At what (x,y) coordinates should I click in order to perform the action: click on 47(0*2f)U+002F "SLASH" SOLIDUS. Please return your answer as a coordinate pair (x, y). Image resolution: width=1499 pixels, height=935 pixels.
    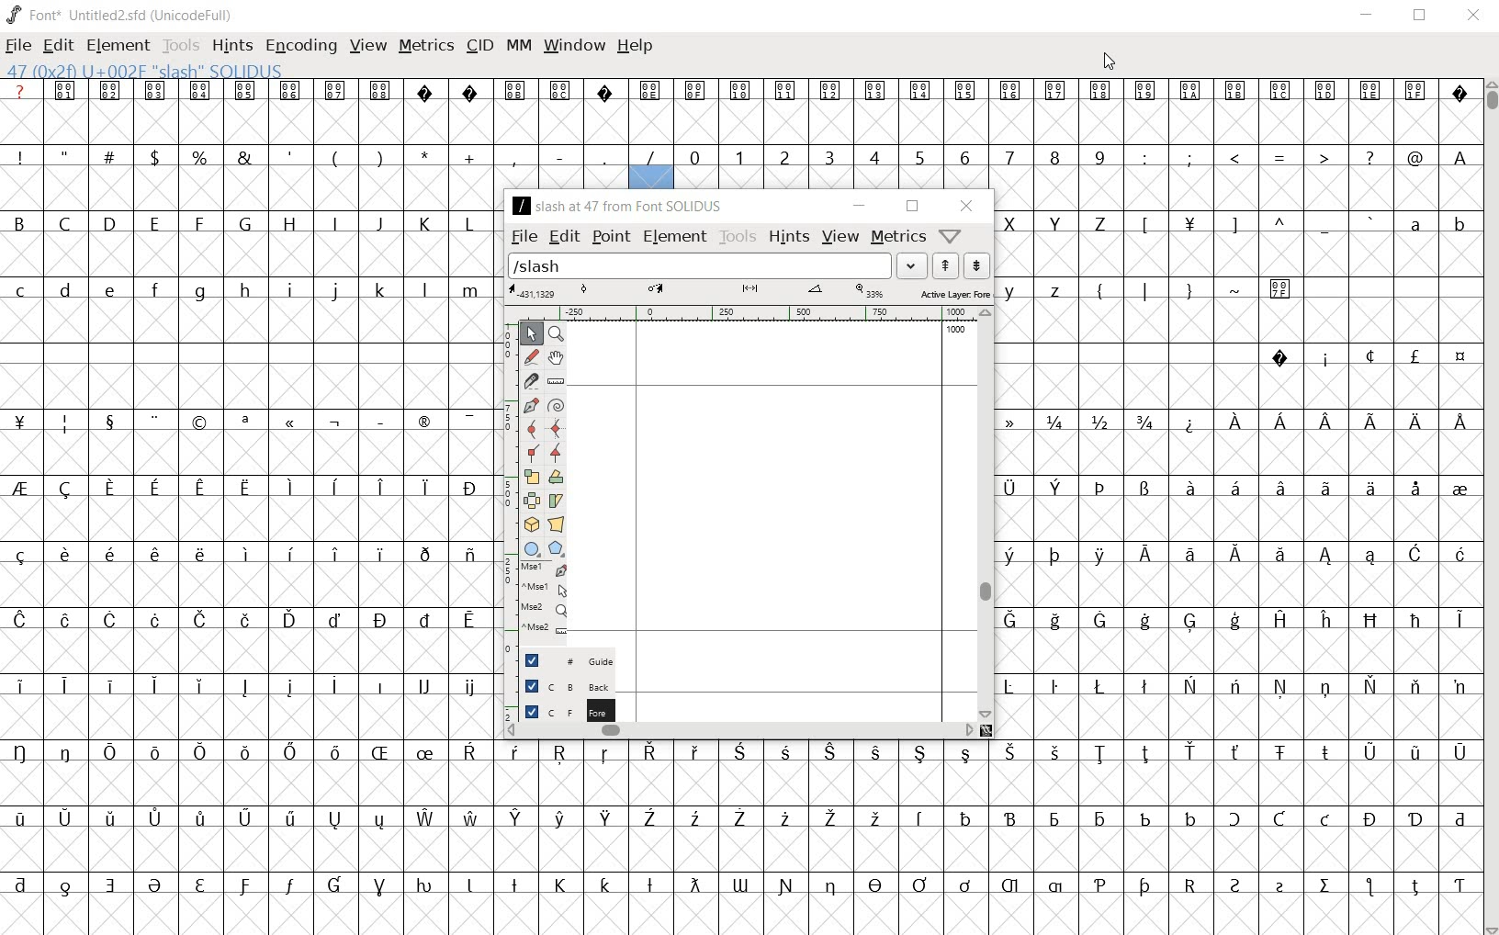
    Looking at the image, I should click on (144, 70).